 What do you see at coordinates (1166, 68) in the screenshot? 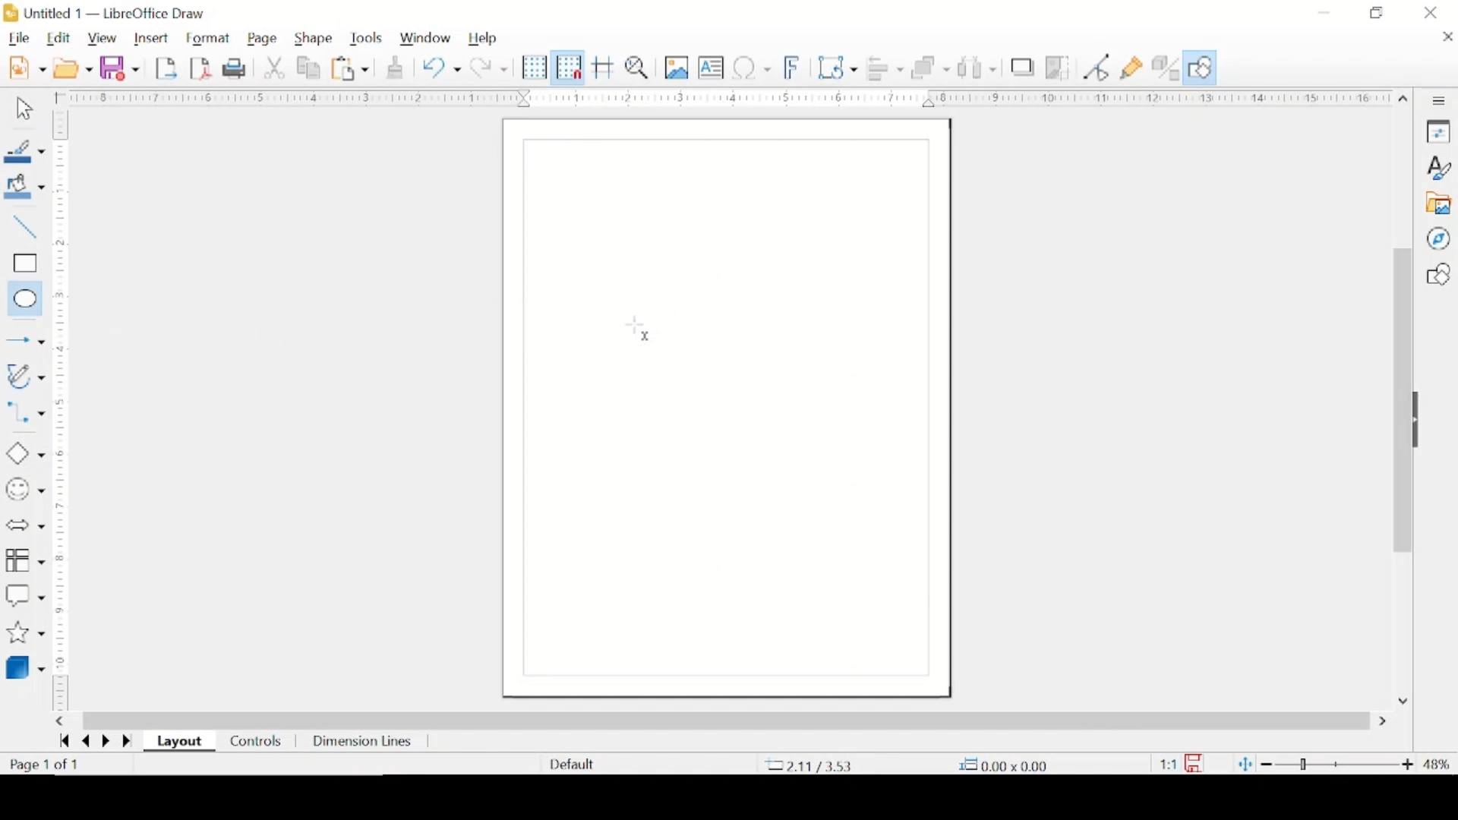
I see `toggle extrusion` at bounding box center [1166, 68].